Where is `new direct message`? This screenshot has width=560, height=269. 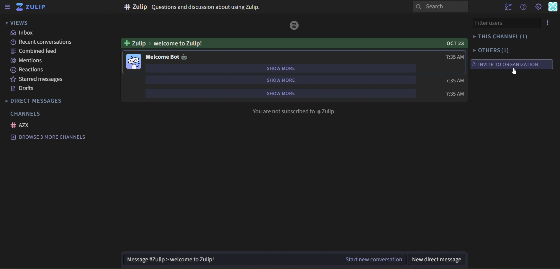
new direct message is located at coordinates (440, 259).